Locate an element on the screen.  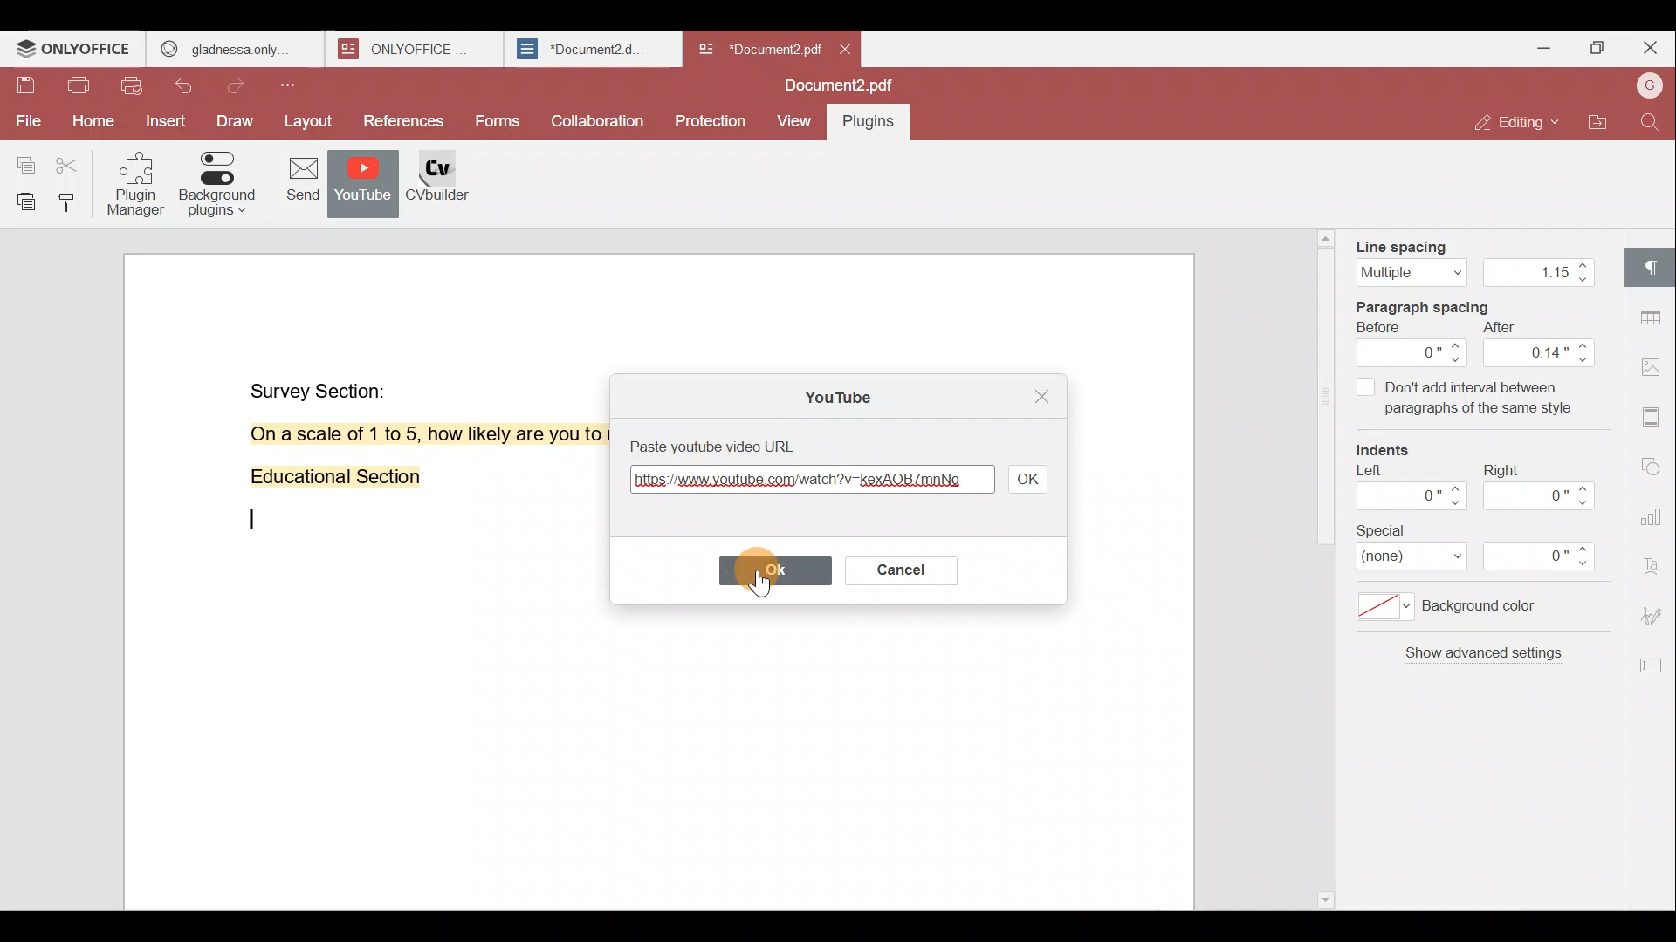
After is located at coordinates (1541, 345).